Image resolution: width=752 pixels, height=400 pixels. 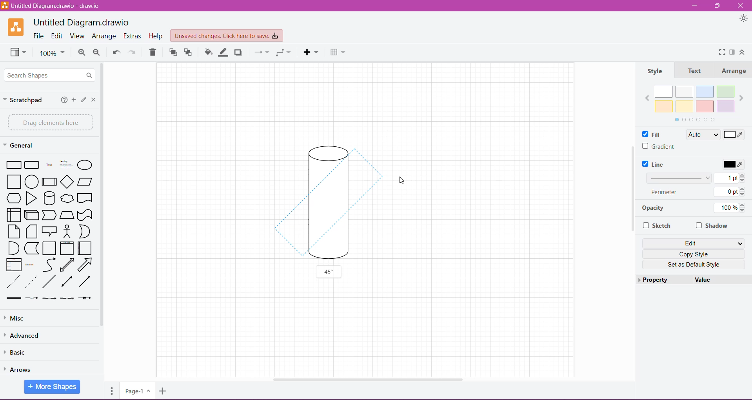 I want to click on Fill Color, so click(x=207, y=53).